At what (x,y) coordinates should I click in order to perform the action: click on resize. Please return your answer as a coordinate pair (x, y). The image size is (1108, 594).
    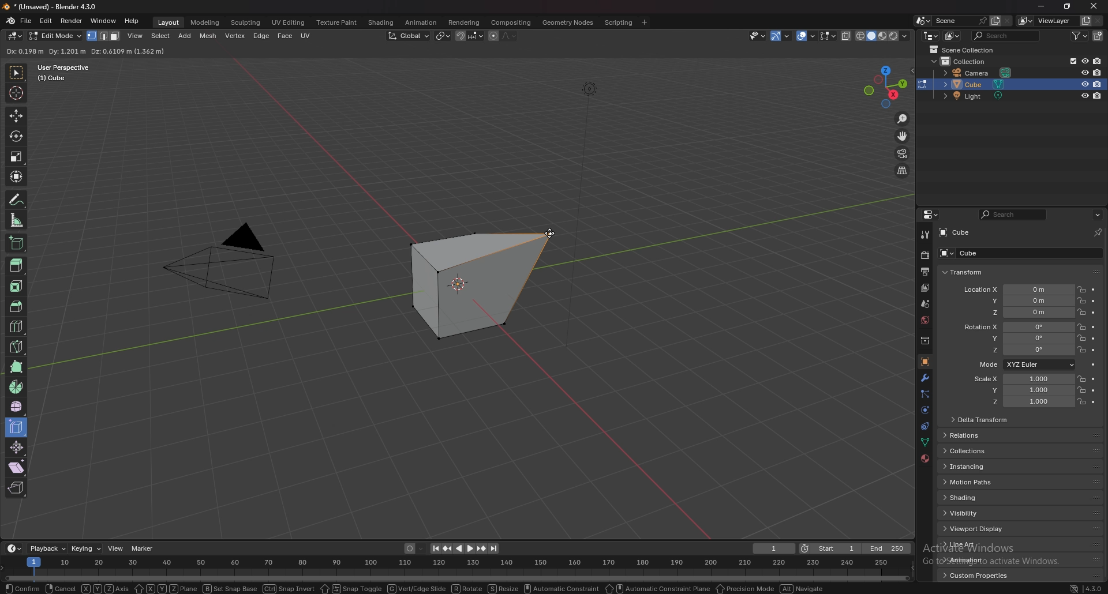
    Looking at the image, I should click on (1068, 6).